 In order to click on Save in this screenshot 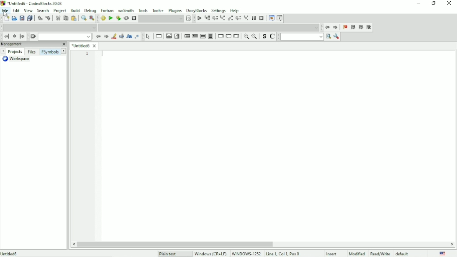, I will do `click(22, 18)`.